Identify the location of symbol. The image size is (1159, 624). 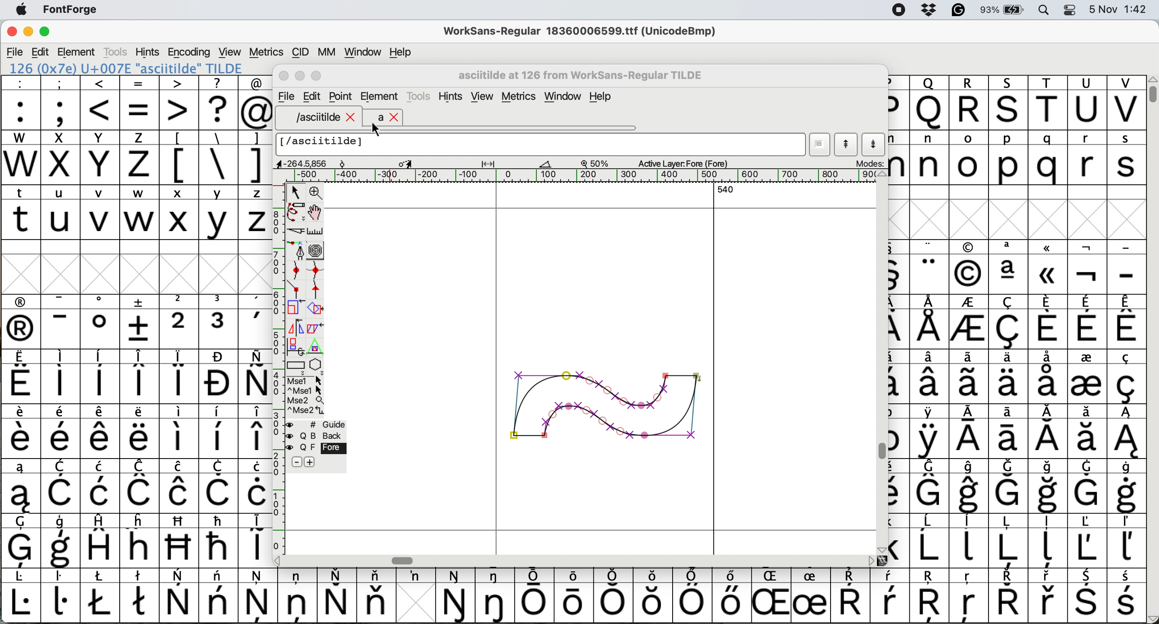
(1088, 268).